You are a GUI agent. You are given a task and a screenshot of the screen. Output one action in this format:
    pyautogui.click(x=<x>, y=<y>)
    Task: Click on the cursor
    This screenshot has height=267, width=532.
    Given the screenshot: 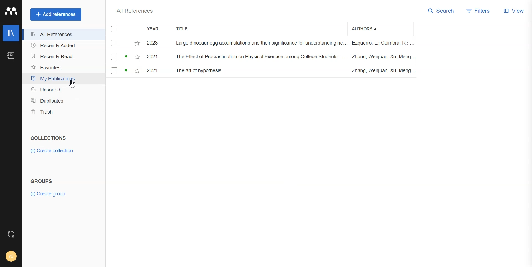 What is the action you would take?
    pyautogui.click(x=73, y=85)
    